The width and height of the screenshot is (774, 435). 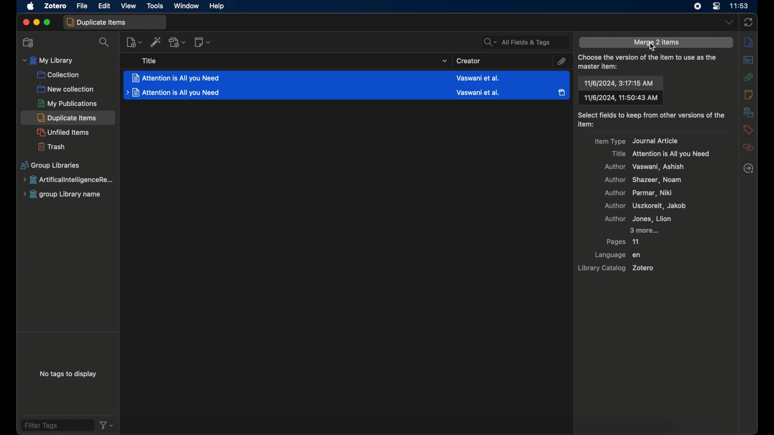 I want to click on author Jone, llion, so click(x=641, y=218).